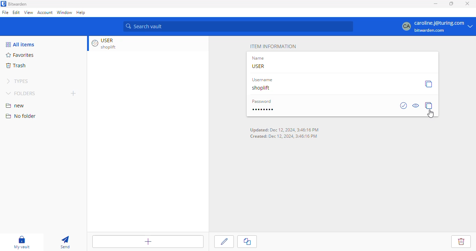 The image size is (476, 251). What do you see at coordinates (248, 242) in the screenshot?
I see `clone` at bounding box center [248, 242].